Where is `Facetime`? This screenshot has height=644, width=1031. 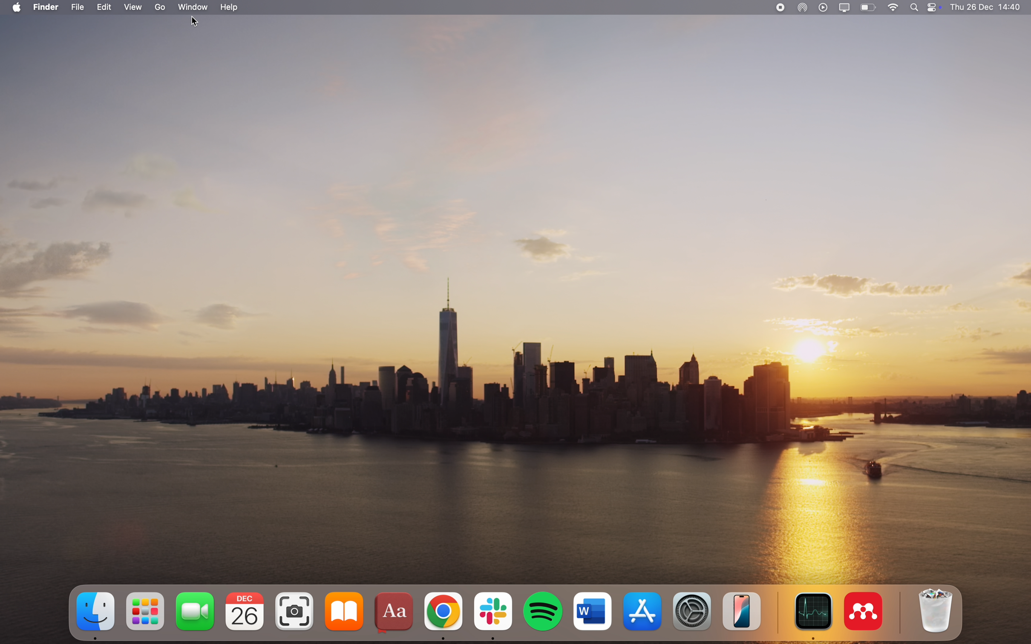 Facetime is located at coordinates (195, 612).